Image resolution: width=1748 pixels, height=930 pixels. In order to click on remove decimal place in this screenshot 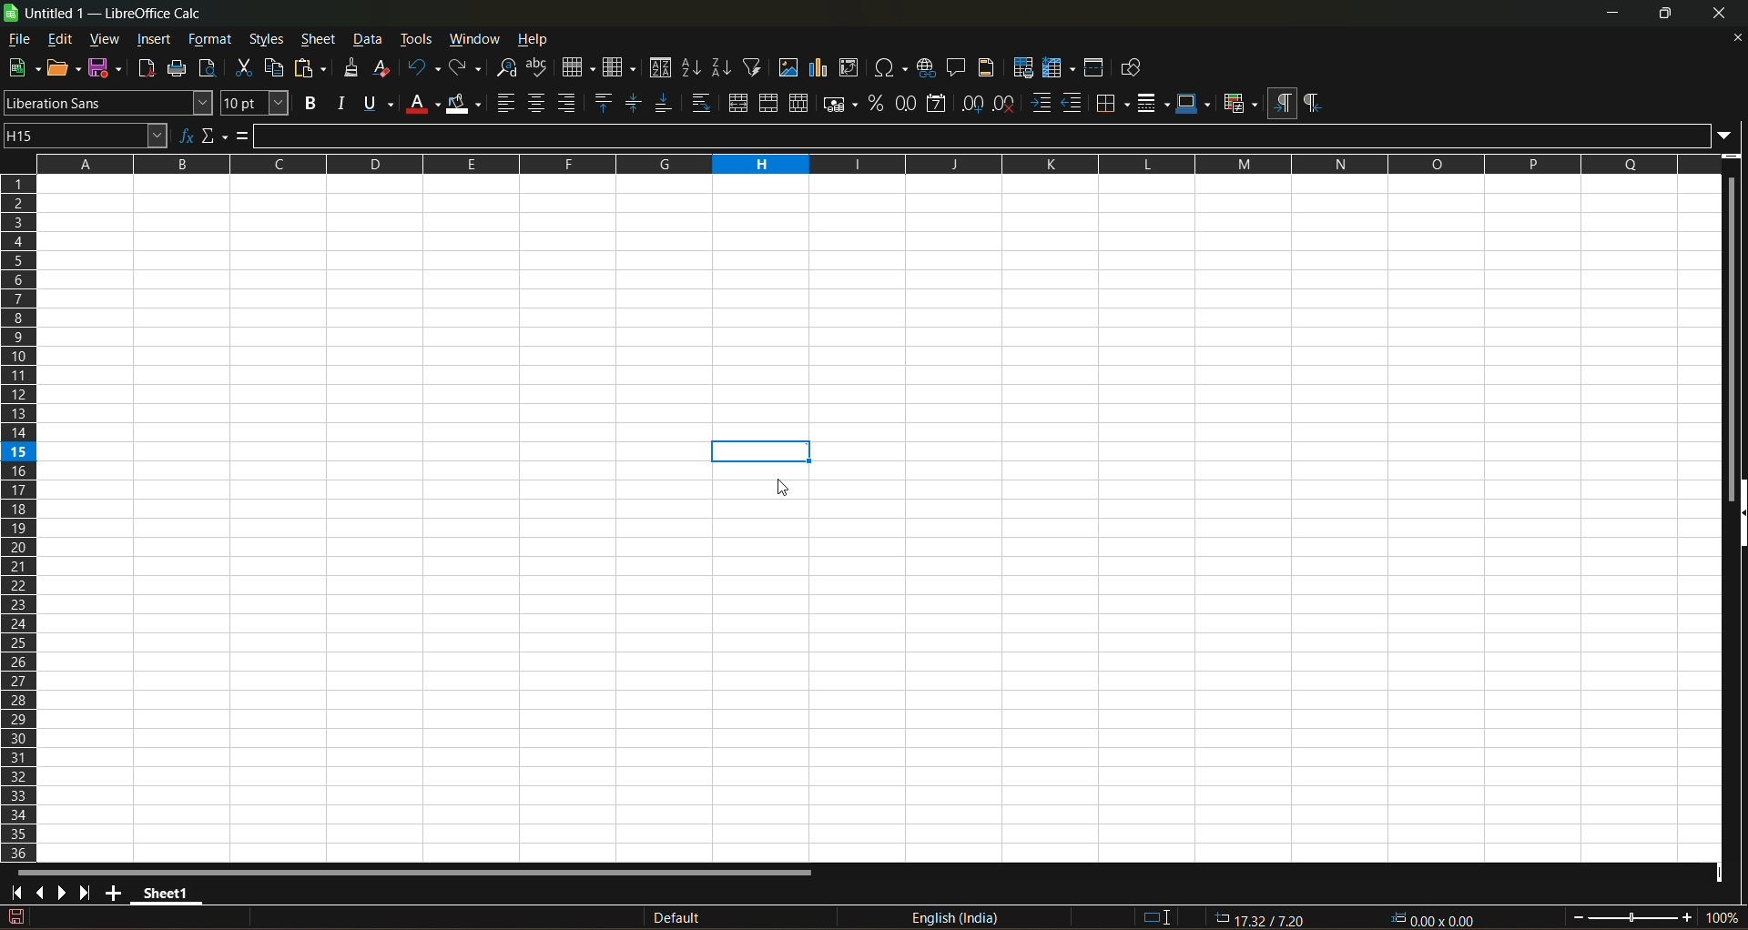, I will do `click(1006, 104)`.